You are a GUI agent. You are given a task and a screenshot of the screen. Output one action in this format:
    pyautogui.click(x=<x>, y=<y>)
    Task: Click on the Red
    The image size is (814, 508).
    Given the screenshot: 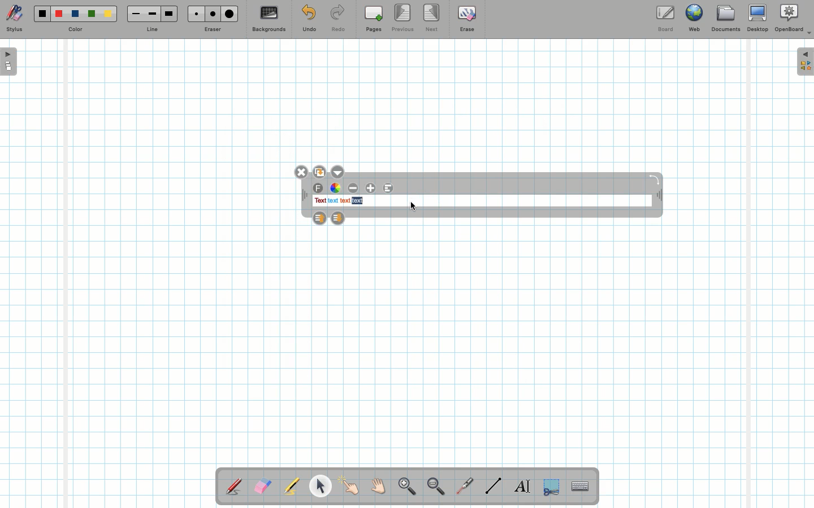 What is the action you would take?
    pyautogui.click(x=59, y=14)
    